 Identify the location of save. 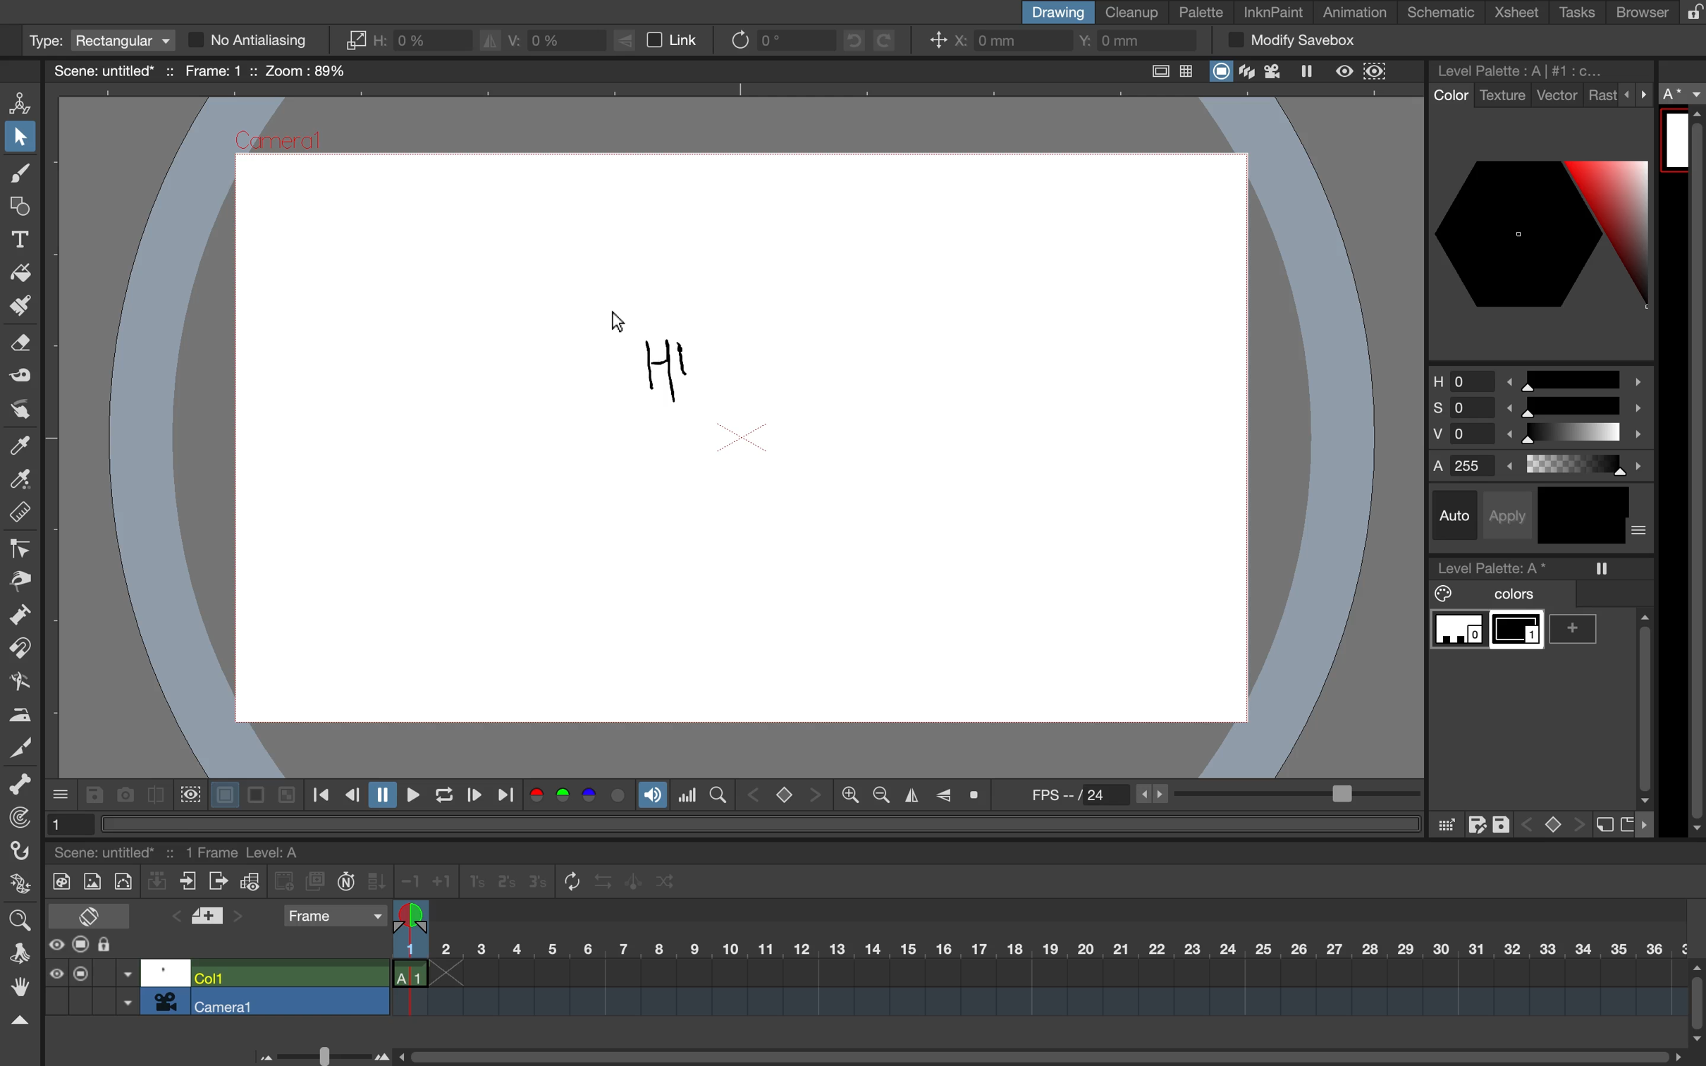
(1503, 822).